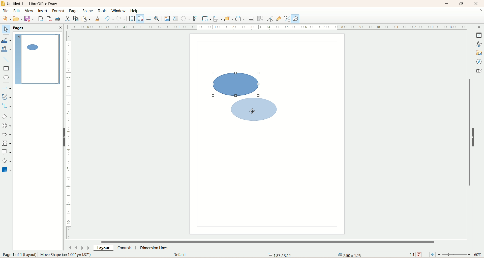  Describe the element at coordinates (88, 11) in the screenshot. I see `shape` at that location.